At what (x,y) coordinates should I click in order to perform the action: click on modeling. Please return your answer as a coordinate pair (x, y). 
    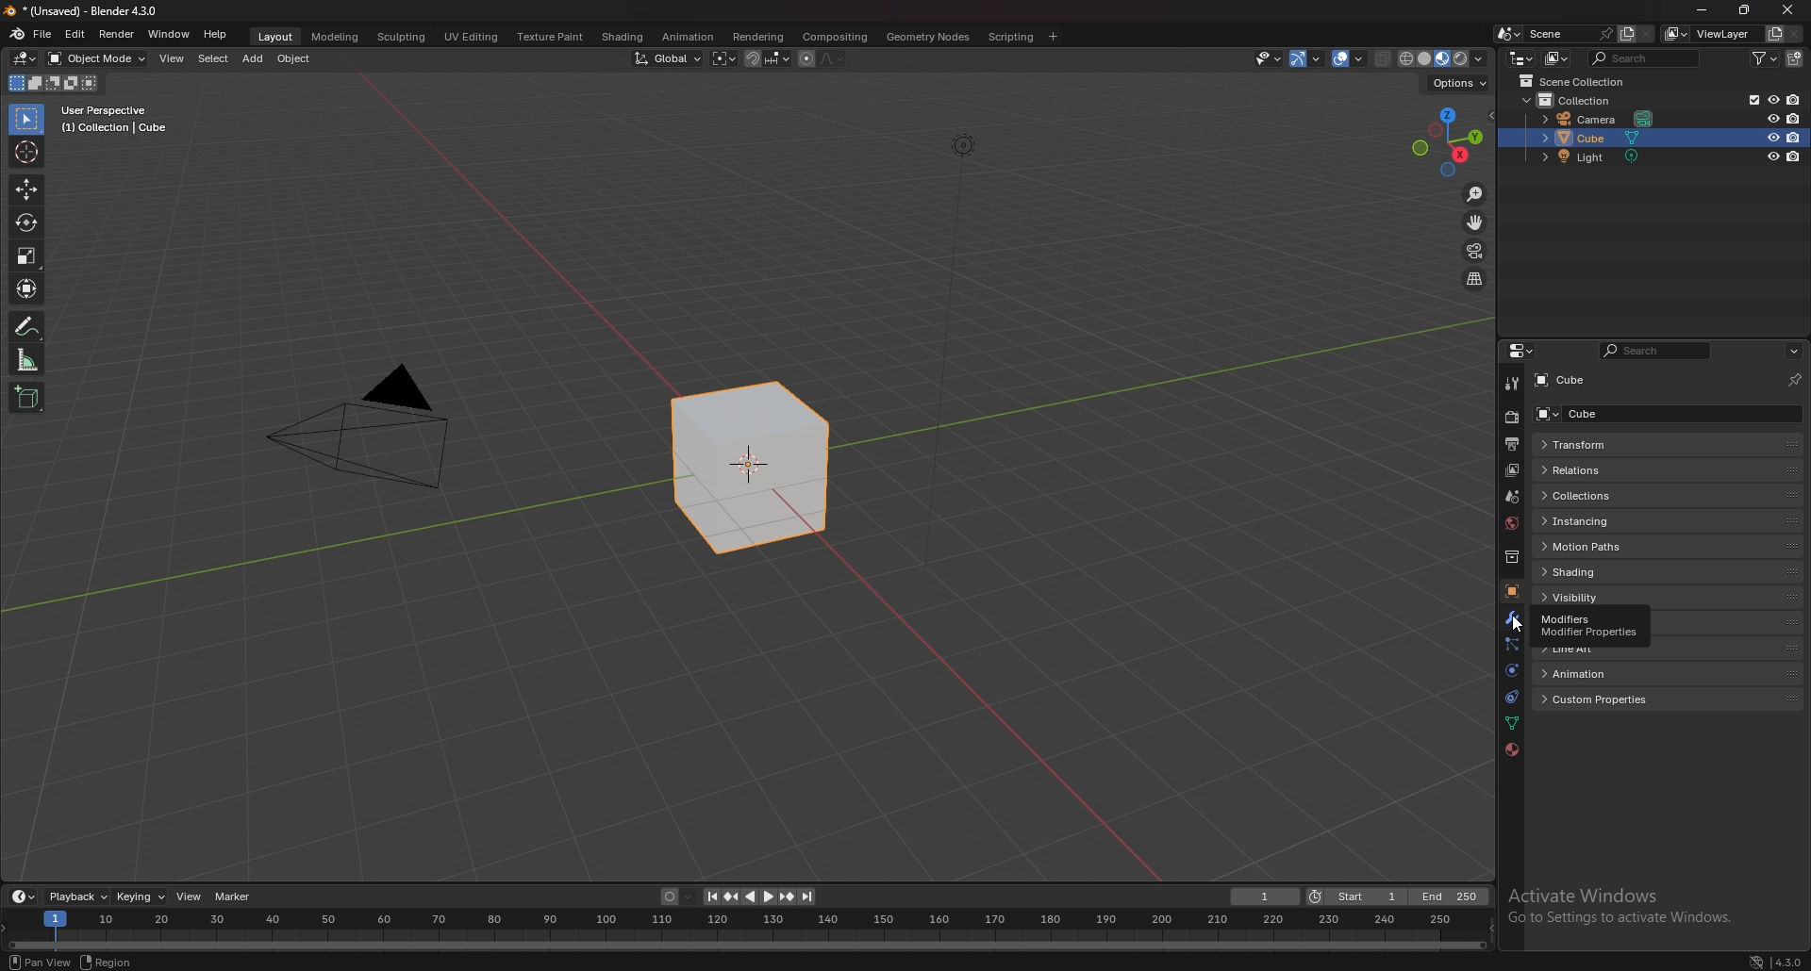
    Looking at the image, I should click on (337, 36).